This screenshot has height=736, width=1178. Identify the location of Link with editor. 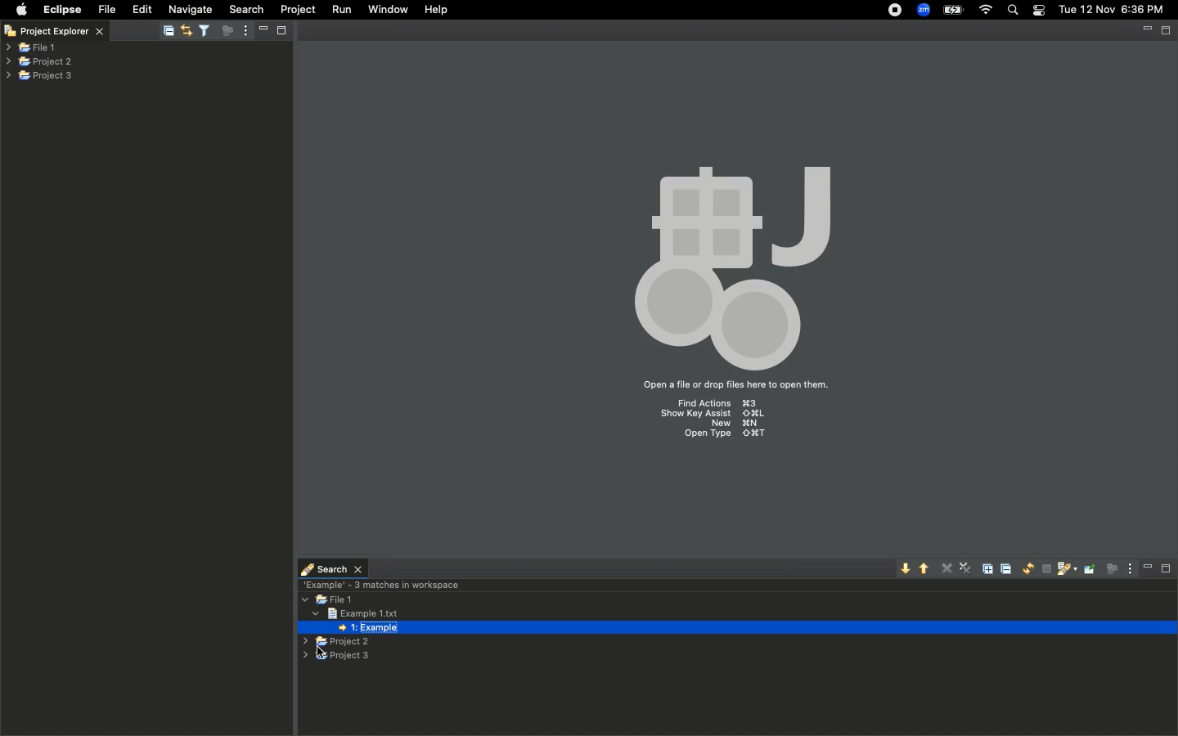
(185, 29).